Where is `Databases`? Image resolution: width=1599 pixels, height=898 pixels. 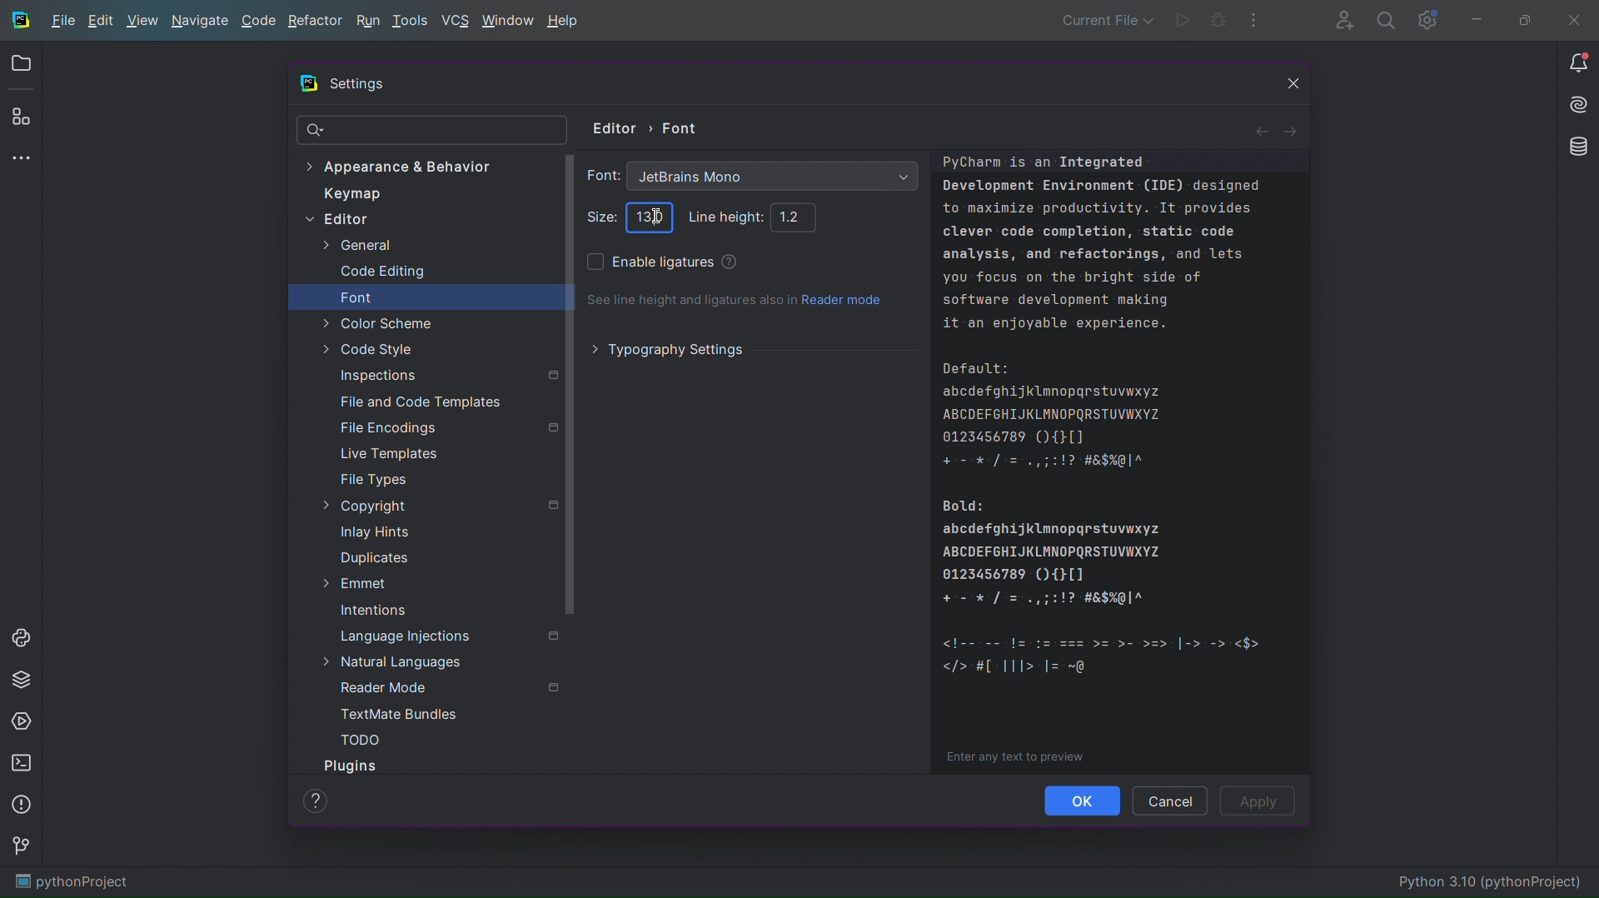 Databases is located at coordinates (1572, 149).